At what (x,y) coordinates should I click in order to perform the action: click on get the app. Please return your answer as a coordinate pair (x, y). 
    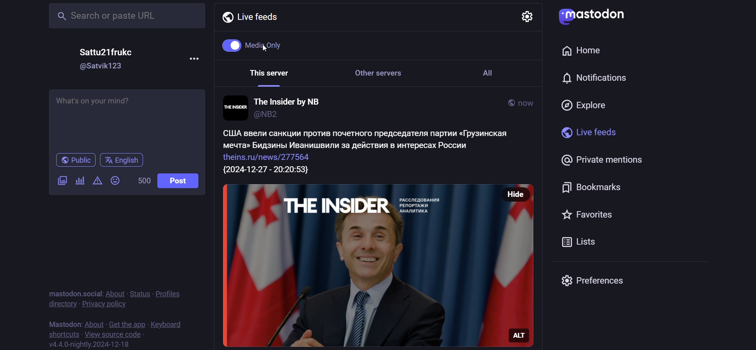
    Looking at the image, I should click on (125, 323).